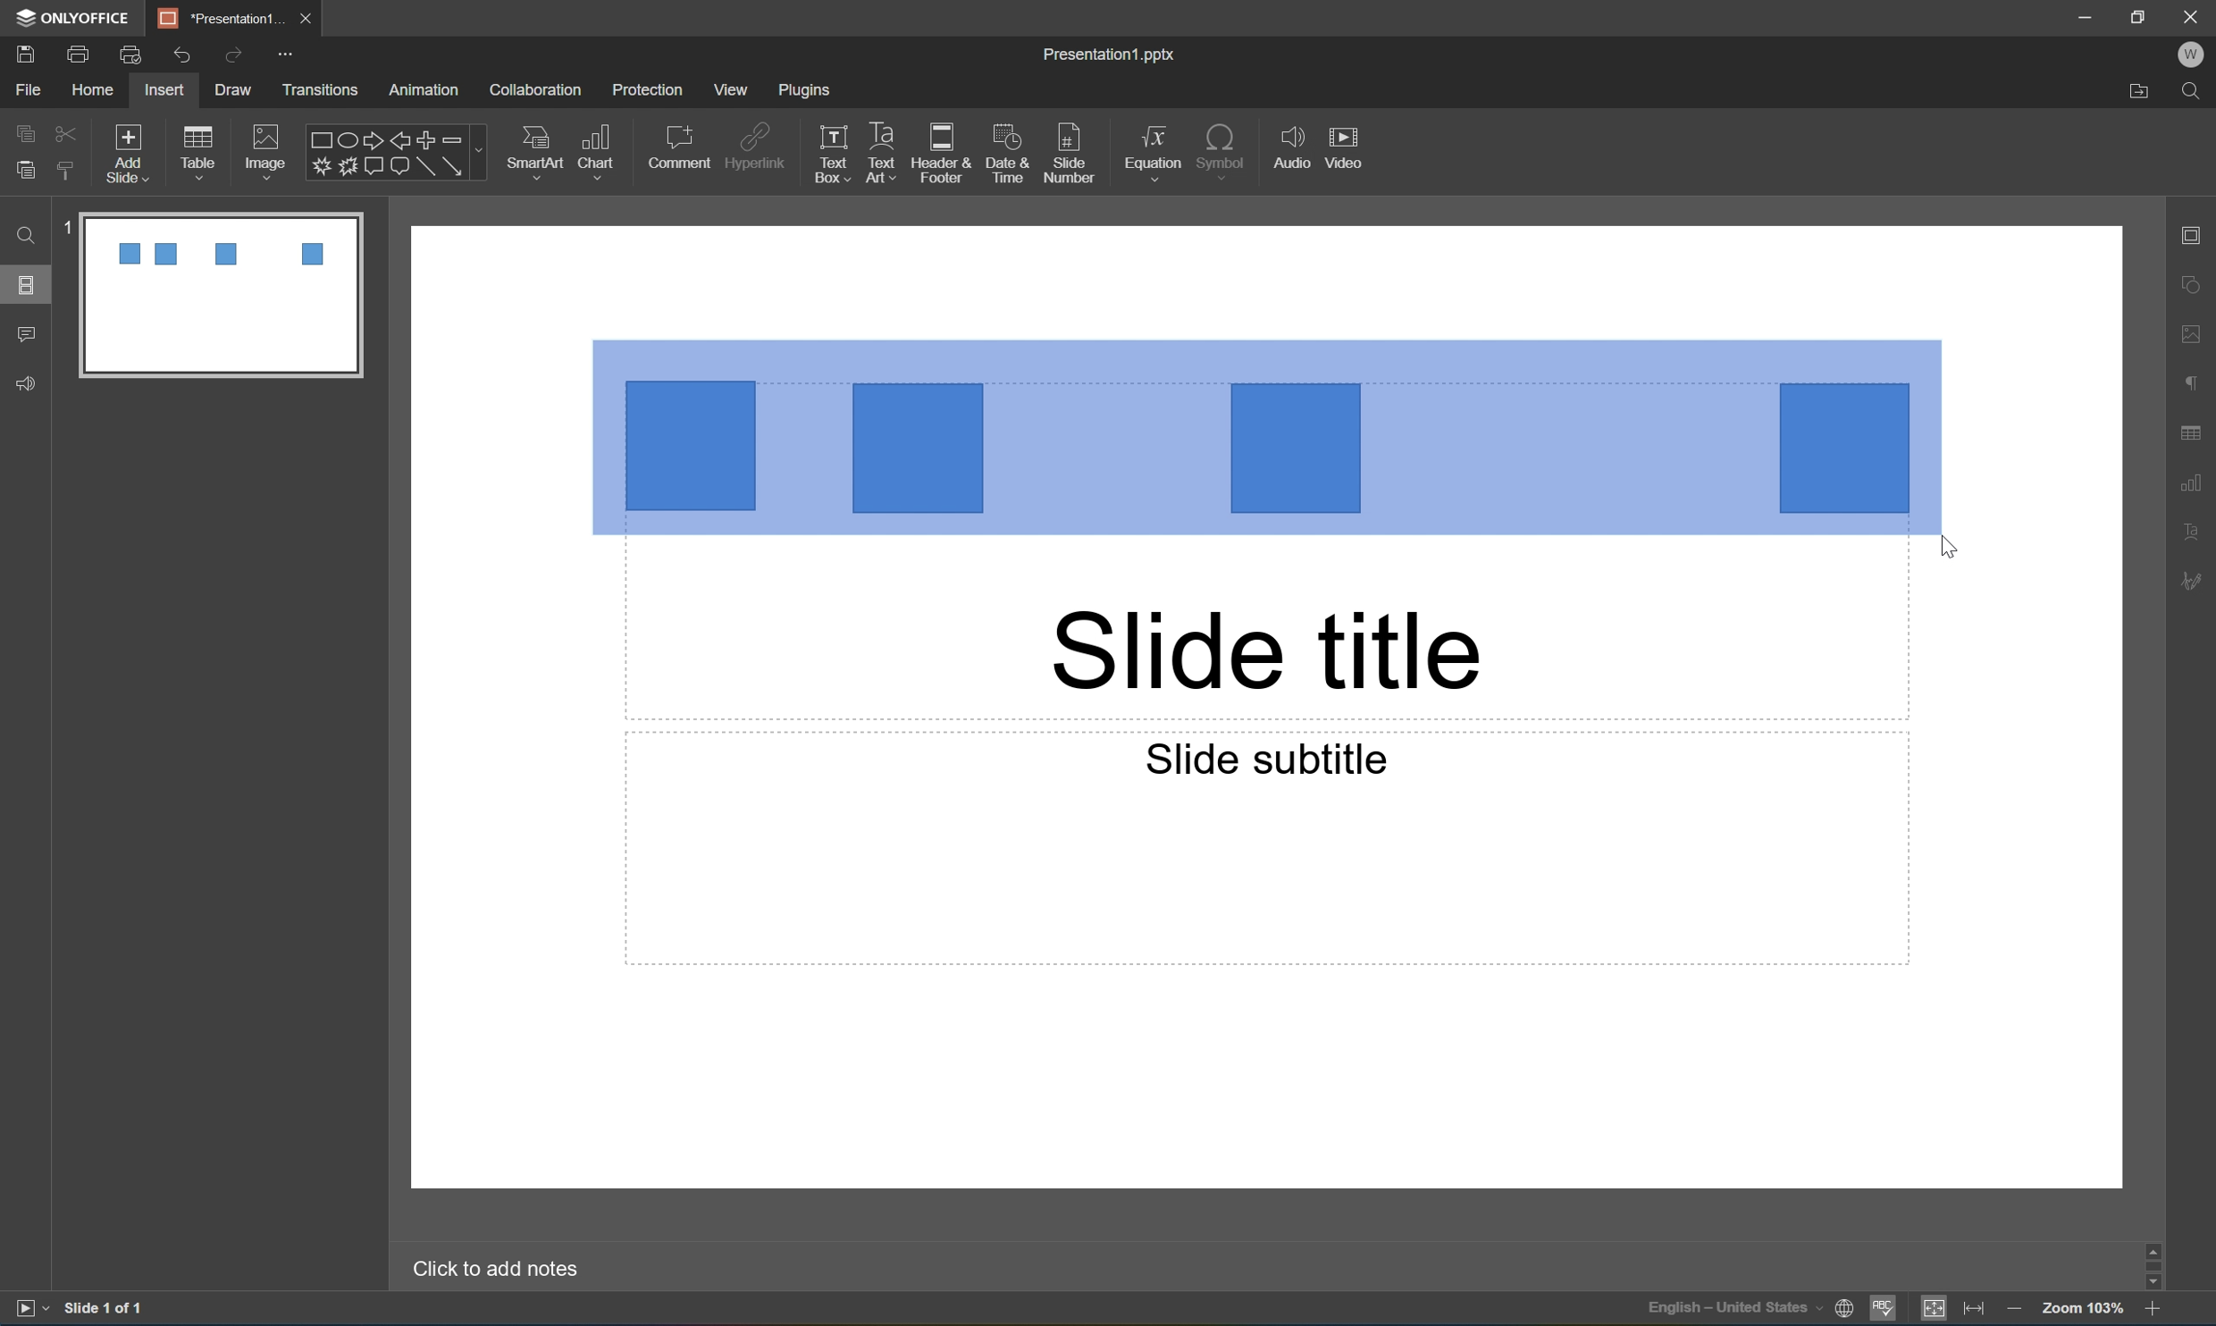  What do you see at coordinates (2198, 382) in the screenshot?
I see `paragraph settings` at bounding box center [2198, 382].